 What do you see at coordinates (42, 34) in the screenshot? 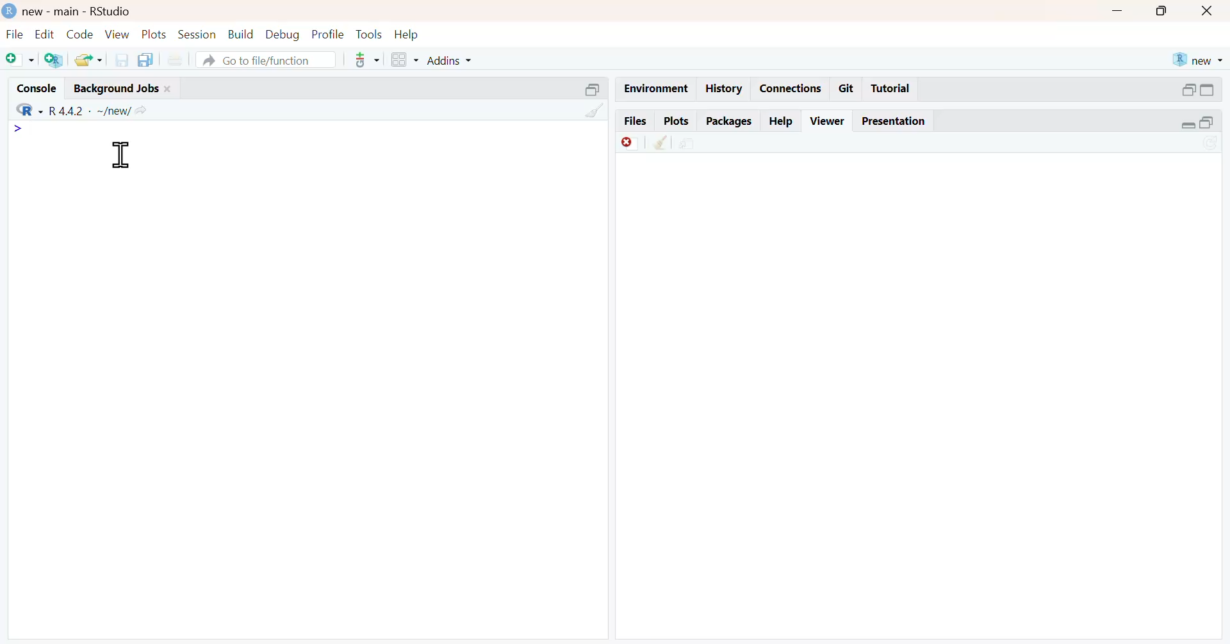
I see `edit` at bounding box center [42, 34].